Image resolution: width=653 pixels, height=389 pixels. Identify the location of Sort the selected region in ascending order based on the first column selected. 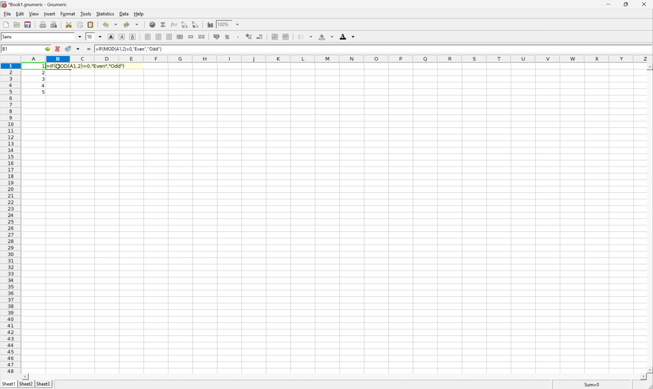
(184, 24).